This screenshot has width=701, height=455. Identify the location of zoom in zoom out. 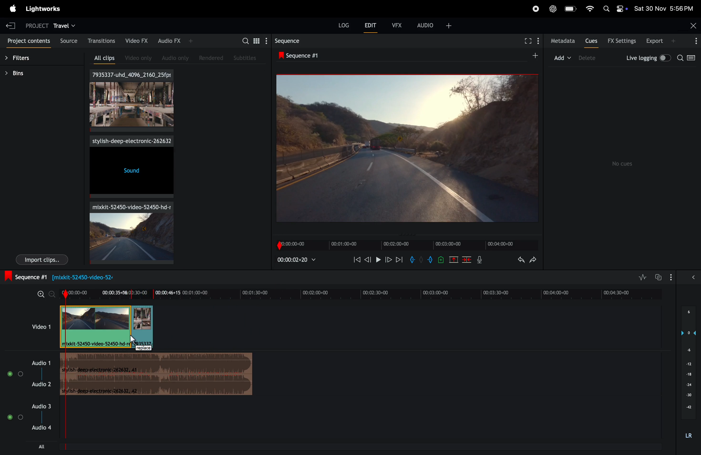
(42, 294).